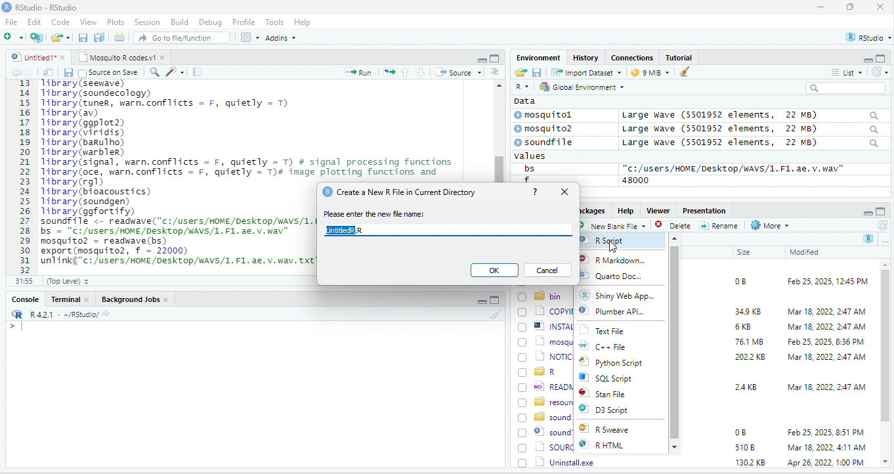 This screenshot has width=894, height=474. I want to click on RStudio, so click(42, 7).